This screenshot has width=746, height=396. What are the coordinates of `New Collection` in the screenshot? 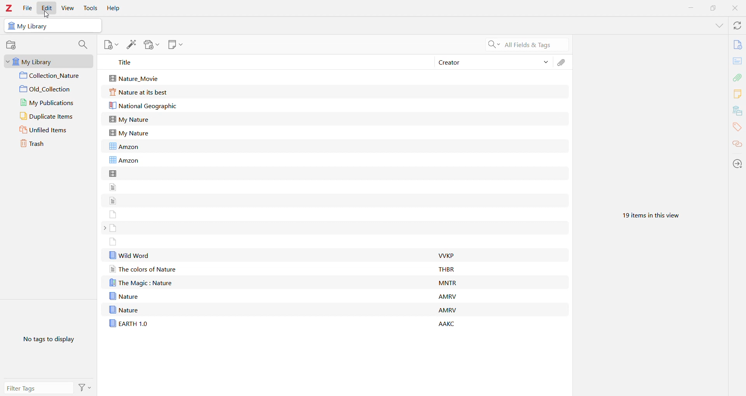 It's located at (13, 45).